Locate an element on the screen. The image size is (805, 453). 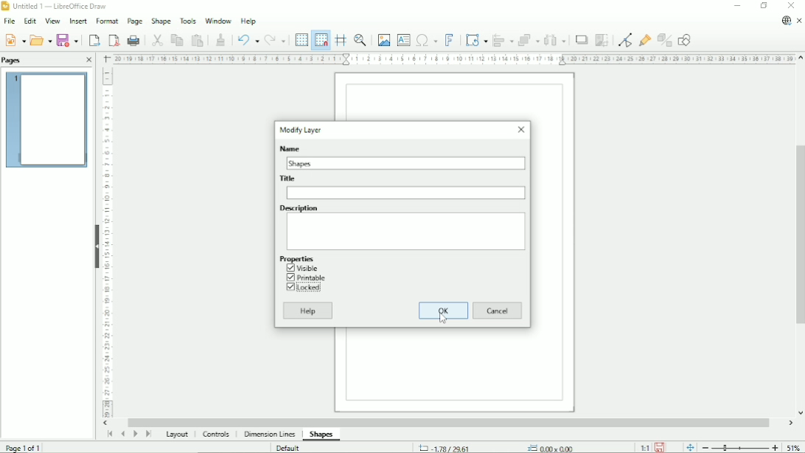
Description is located at coordinates (407, 231).